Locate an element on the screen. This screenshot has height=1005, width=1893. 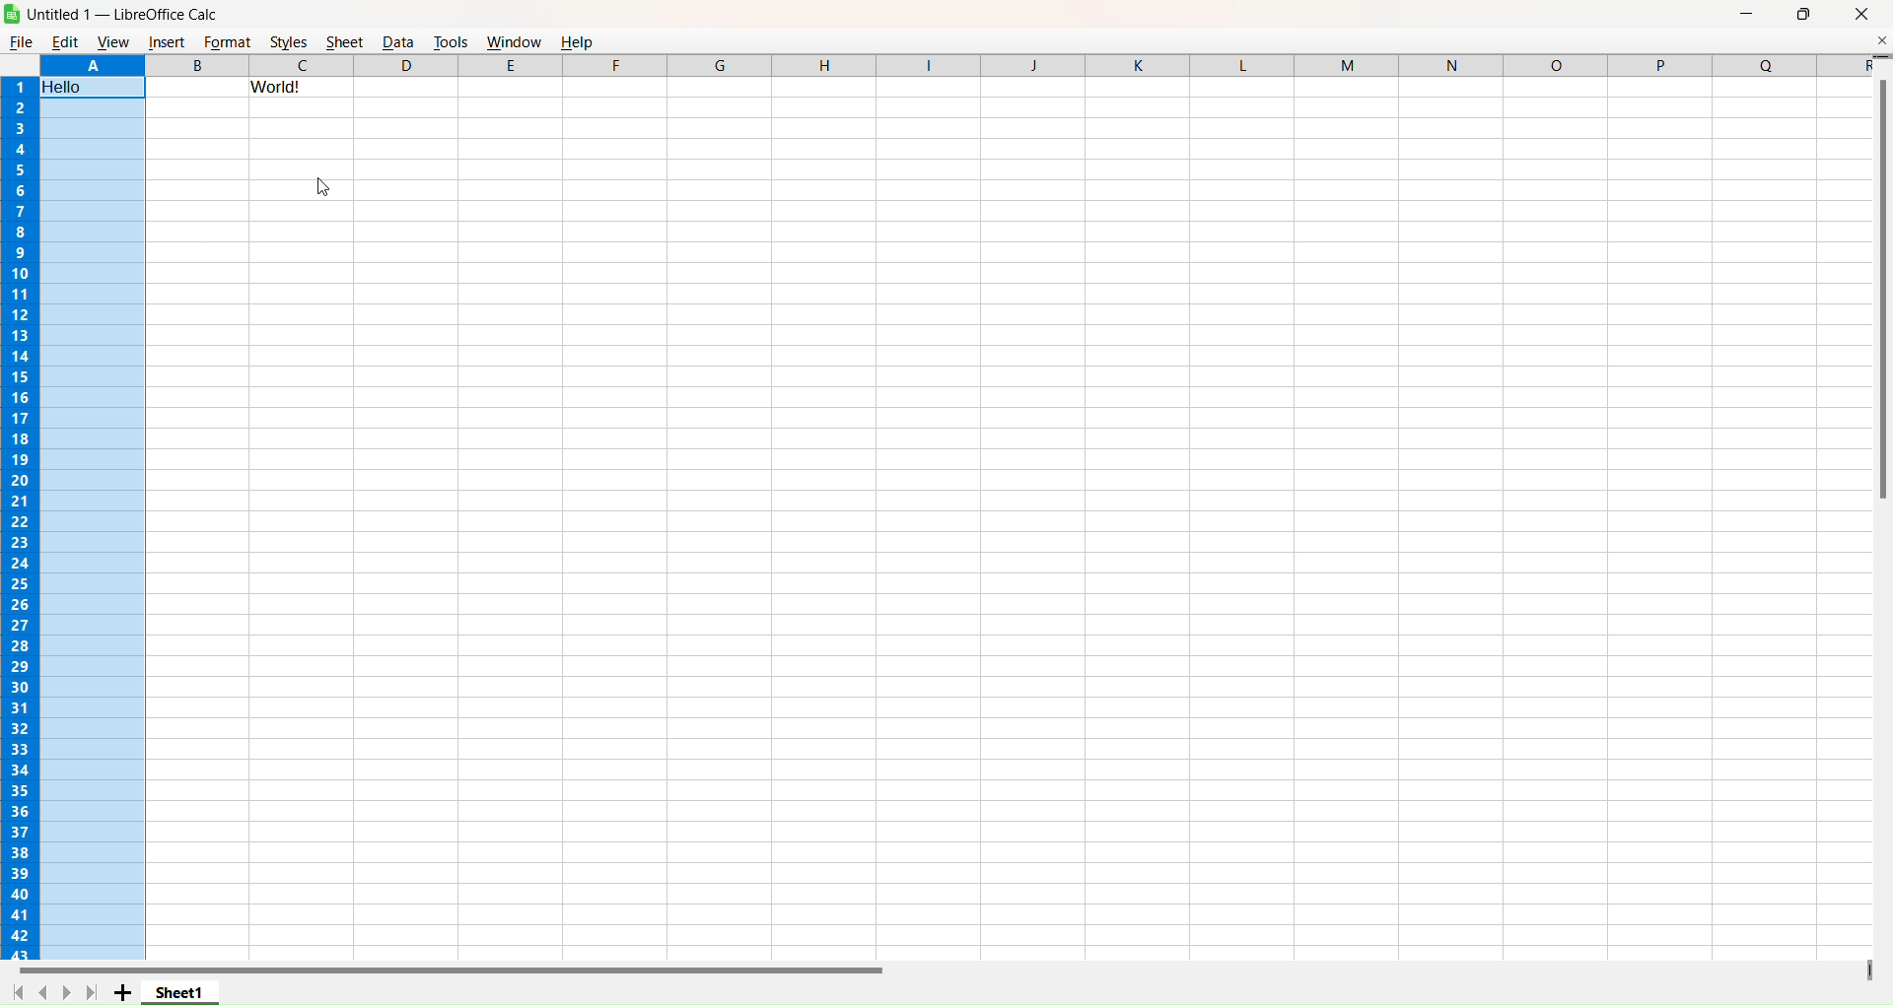
Insert is located at coordinates (167, 43).